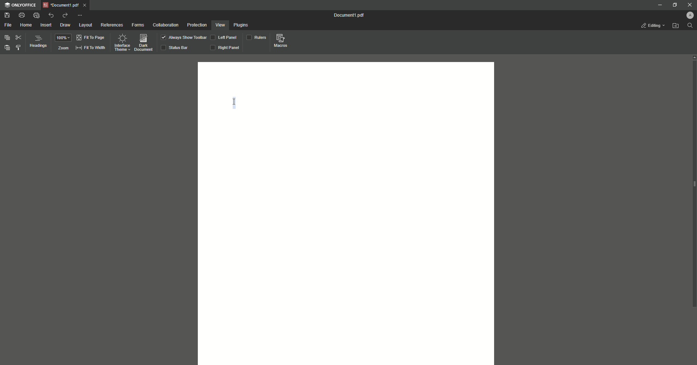 The image size is (697, 365). What do you see at coordinates (63, 48) in the screenshot?
I see `Zoom` at bounding box center [63, 48].